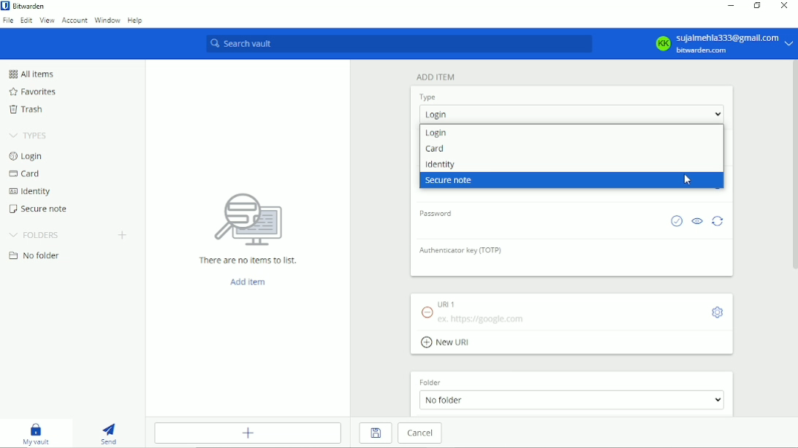 The height and width of the screenshot is (448, 798). I want to click on Login, so click(27, 155).